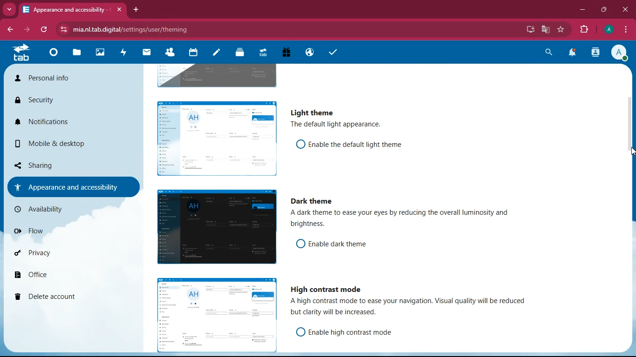 Image resolution: width=636 pixels, height=357 pixels. I want to click on privacy, so click(54, 256).